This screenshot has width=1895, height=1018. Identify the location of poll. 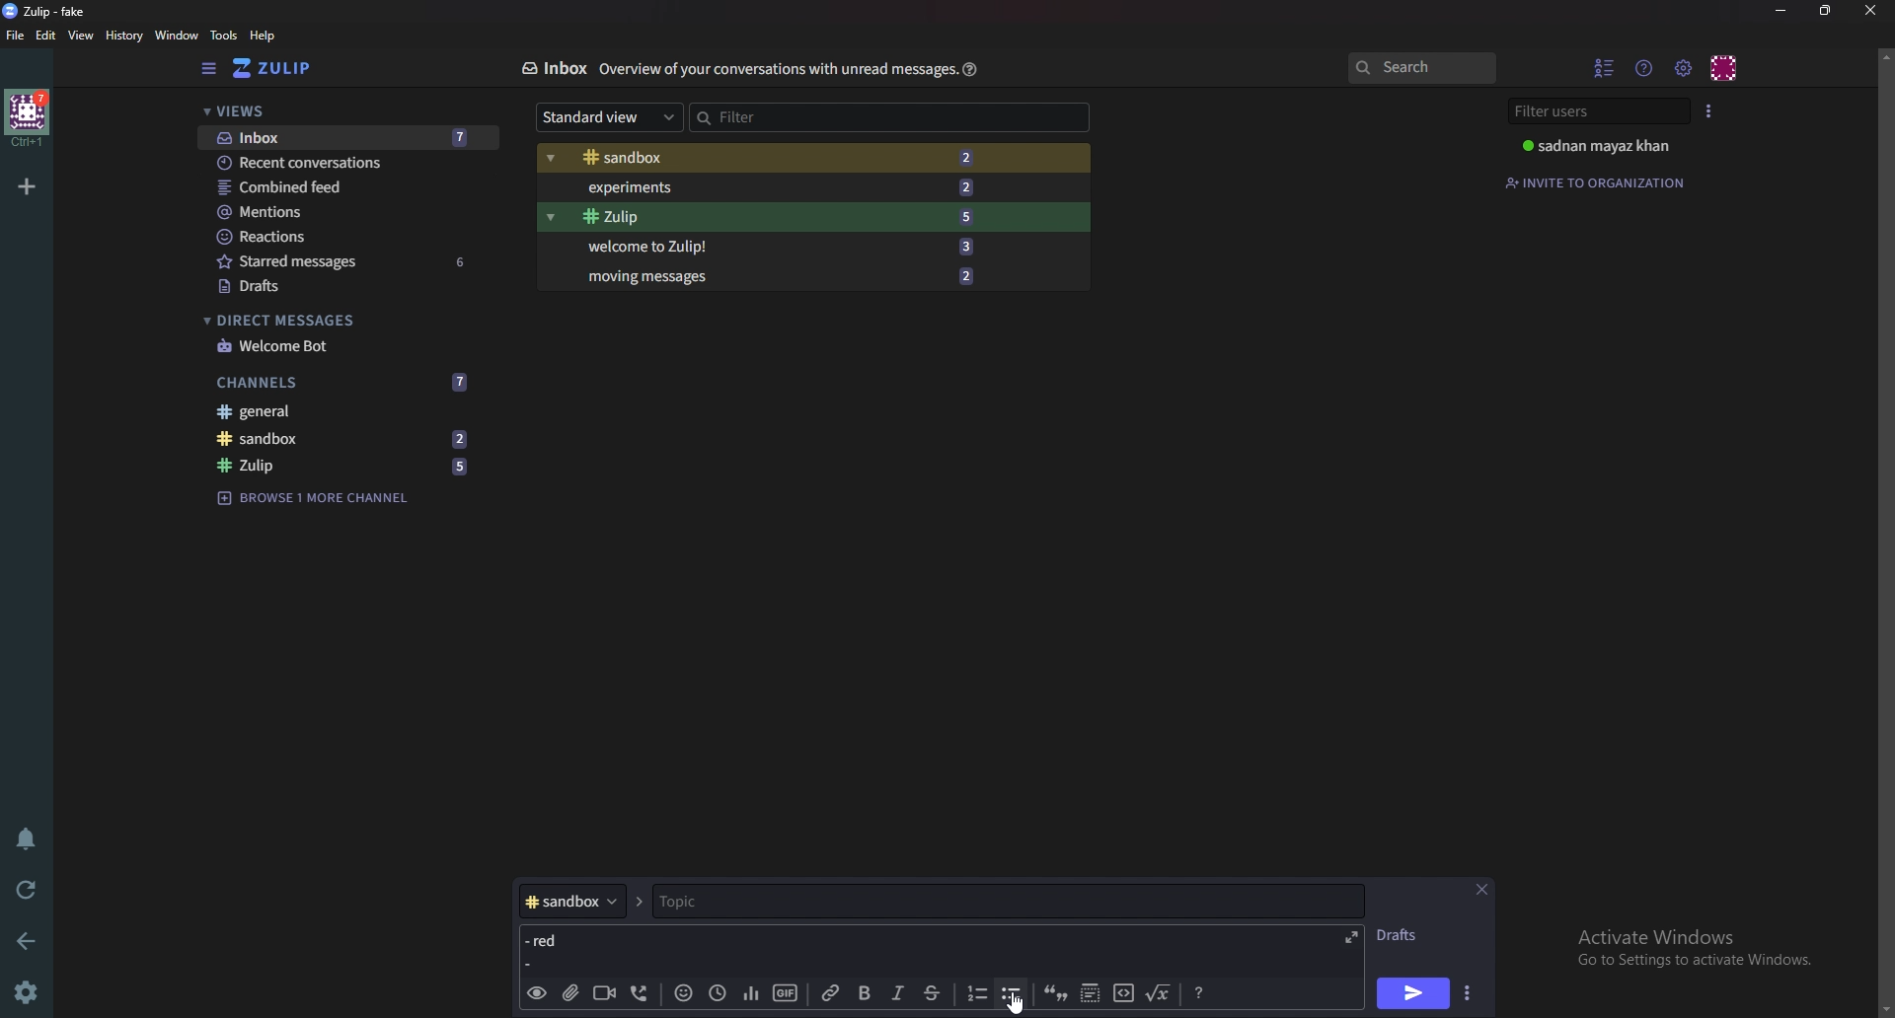
(751, 991).